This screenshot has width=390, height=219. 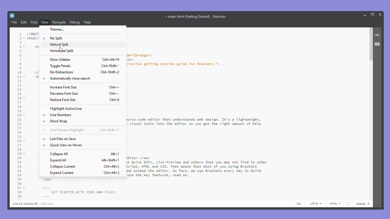 What do you see at coordinates (20, 64) in the screenshot?
I see `8` at bounding box center [20, 64].